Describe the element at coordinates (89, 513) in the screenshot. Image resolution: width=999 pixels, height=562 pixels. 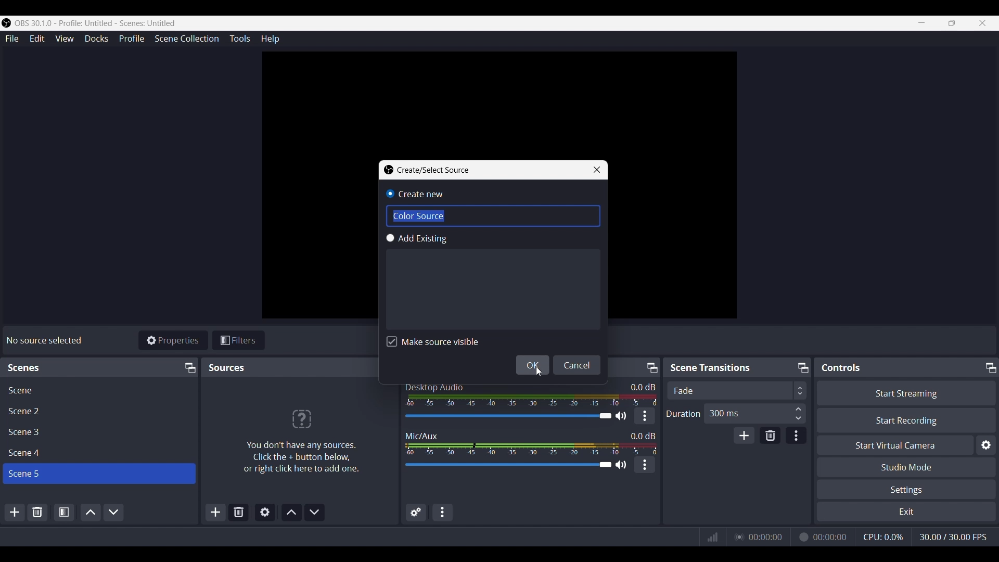
I see `Move Scene Up ` at that location.